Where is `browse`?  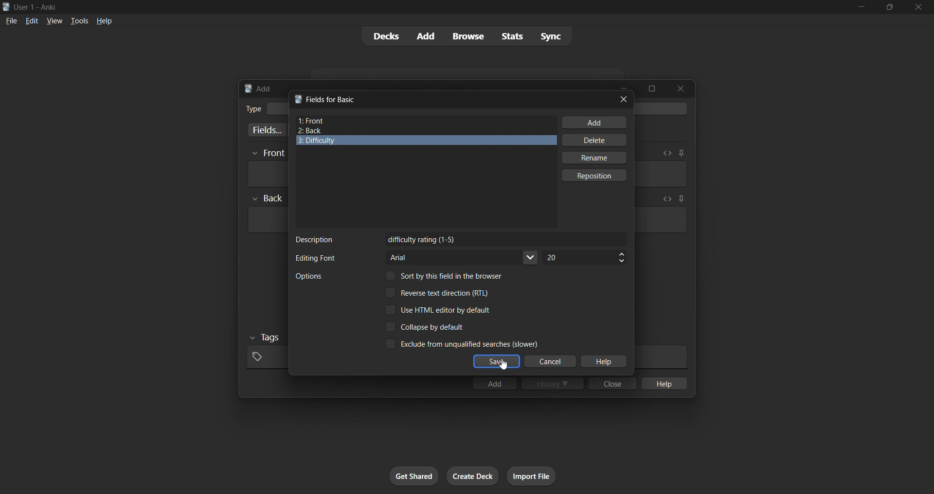 browse is located at coordinates (468, 36).